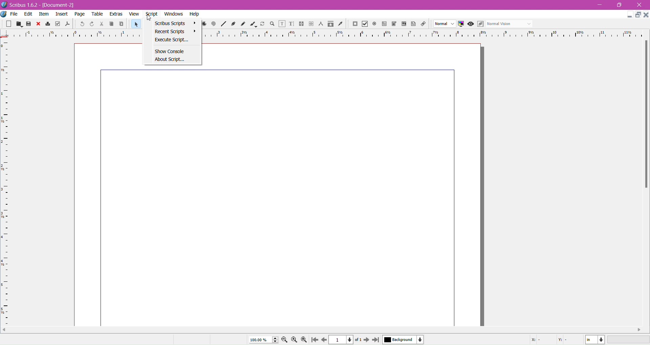 The image size is (650, 345). I want to click on PDF Push Button, so click(355, 24).